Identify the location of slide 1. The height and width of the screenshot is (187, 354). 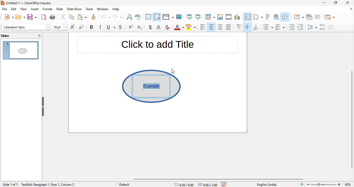
(21, 50).